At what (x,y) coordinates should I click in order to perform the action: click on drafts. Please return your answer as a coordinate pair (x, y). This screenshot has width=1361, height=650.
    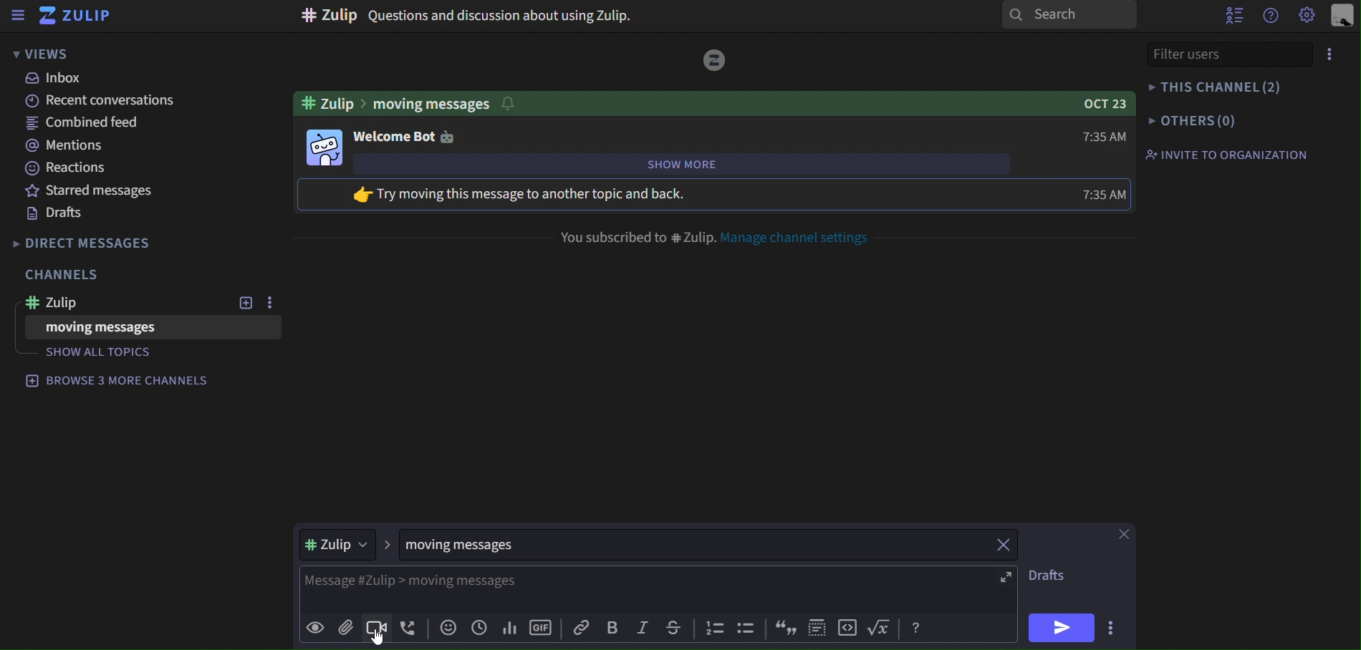
    Looking at the image, I should click on (62, 213).